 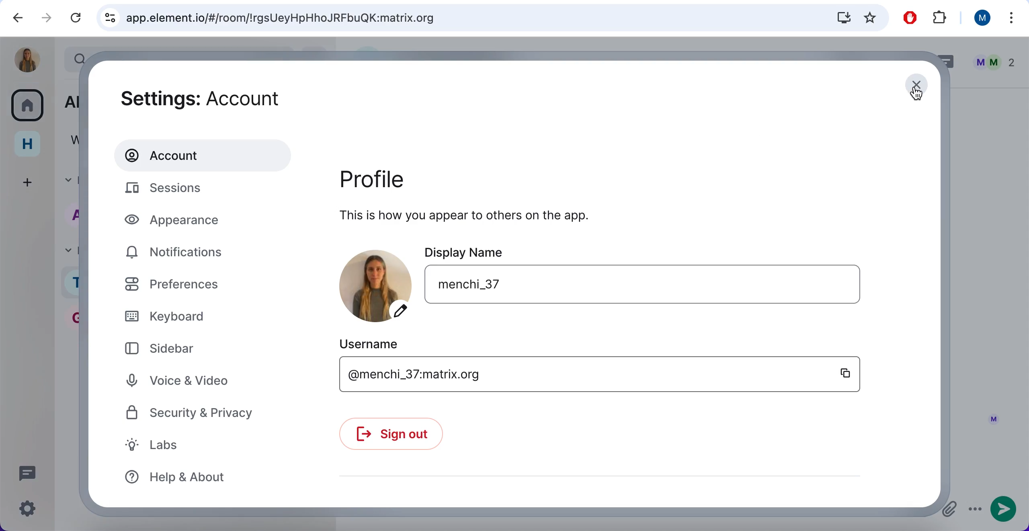 I want to click on options, so click(x=974, y=511).